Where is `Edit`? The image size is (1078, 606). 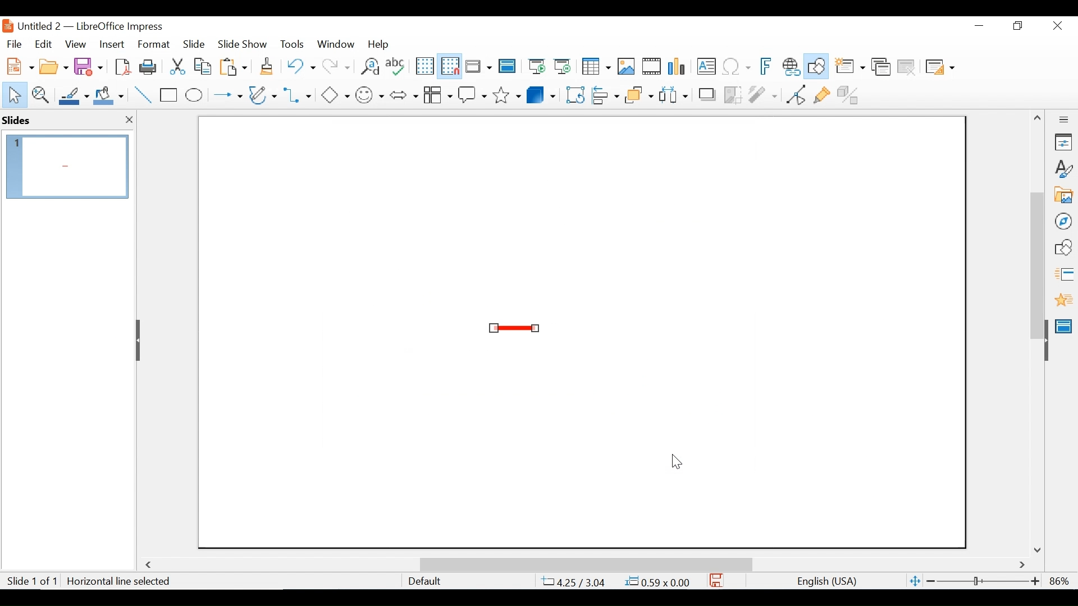
Edit is located at coordinates (42, 44).